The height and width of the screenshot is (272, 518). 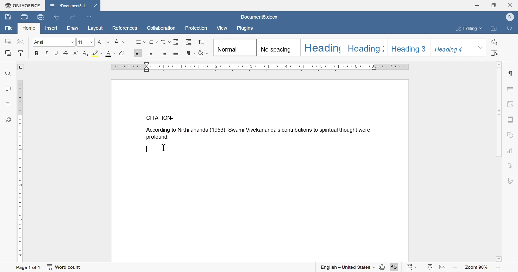 What do you see at coordinates (510, 119) in the screenshot?
I see `header and footer settings` at bounding box center [510, 119].